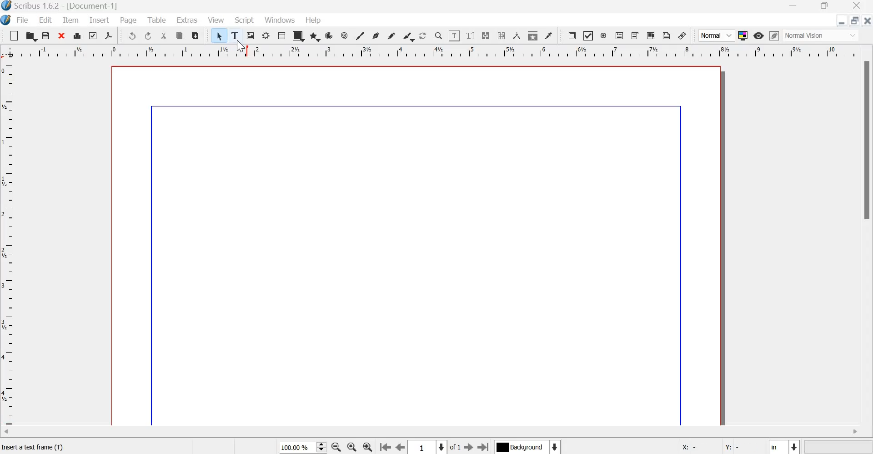  Describe the element at coordinates (6, 20) in the screenshot. I see `Logo` at that location.